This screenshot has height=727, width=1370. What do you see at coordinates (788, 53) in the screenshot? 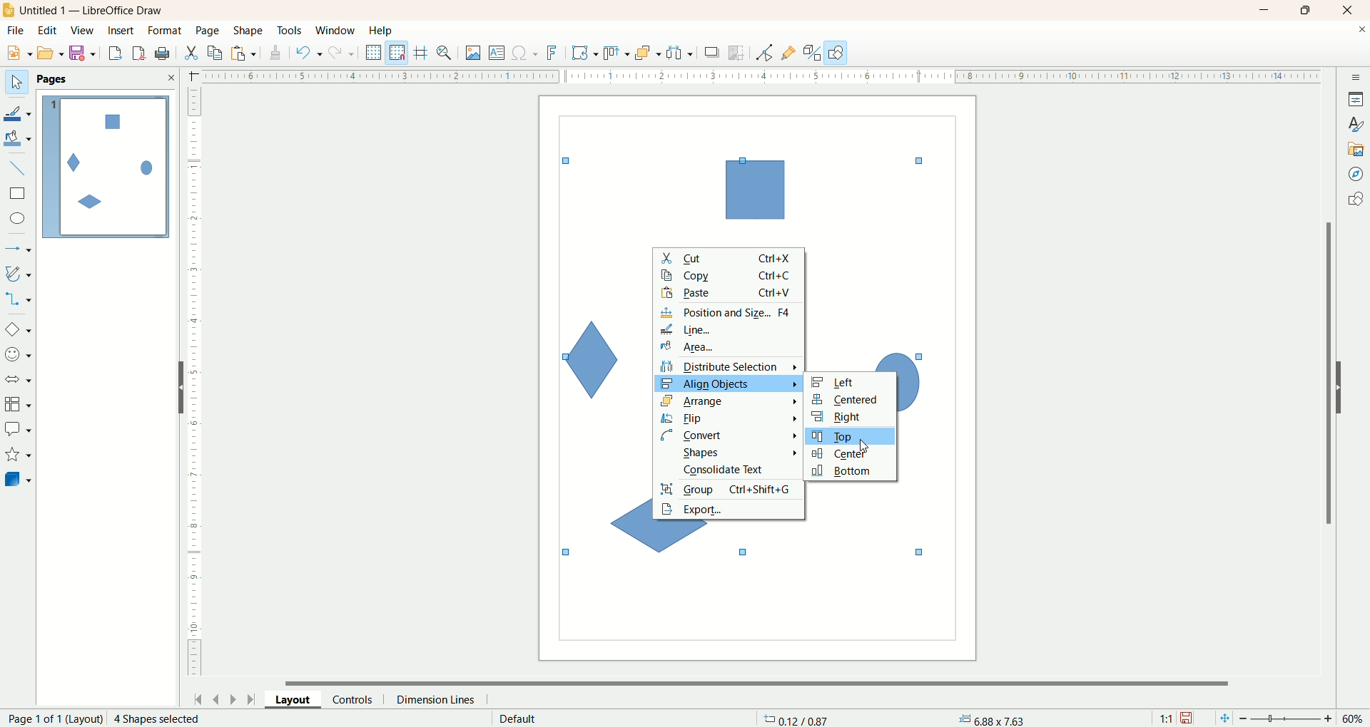
I see `gluepoint function` at bounding box center [788, 53].